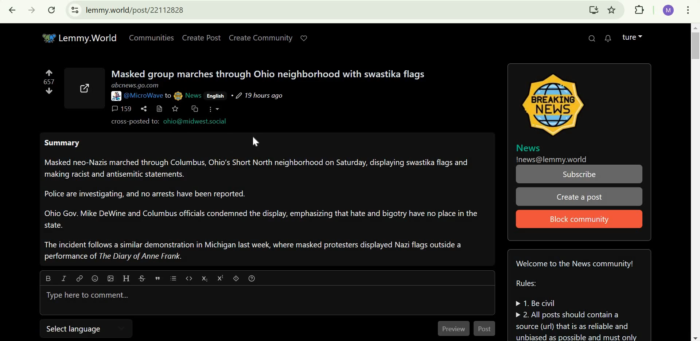  I want to click on google account, so click(668, 11).